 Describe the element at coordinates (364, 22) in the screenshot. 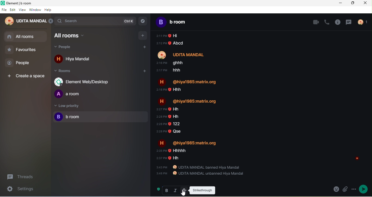

I see `people` at that location.